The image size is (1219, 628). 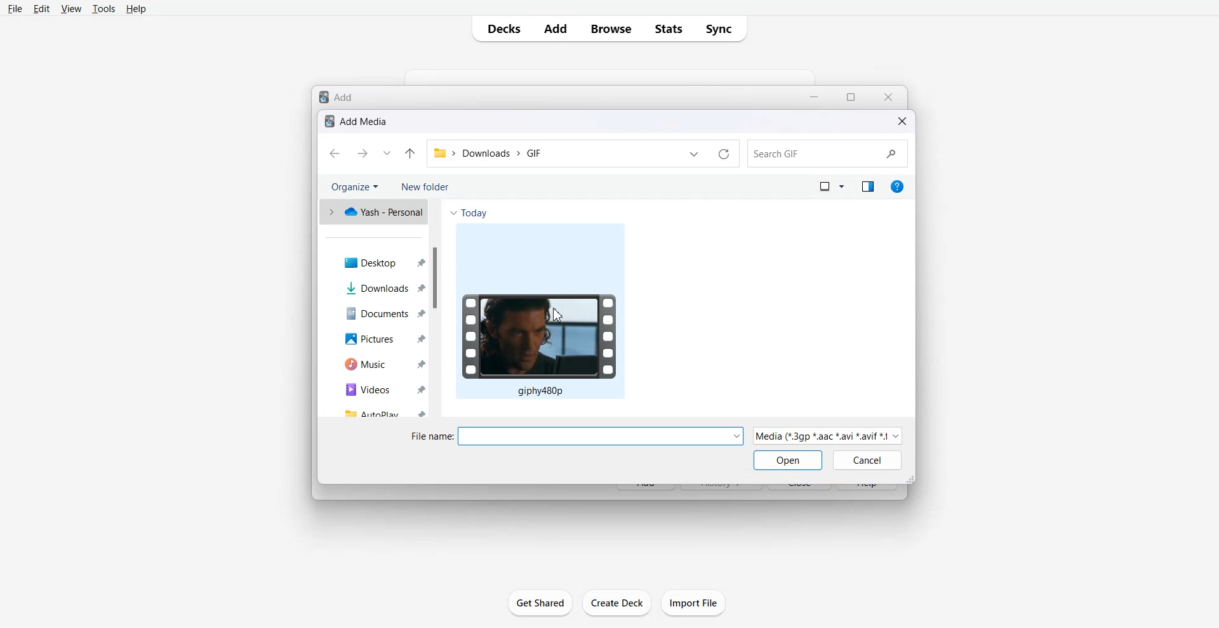 I want to click on , so click(x=602, y=436).